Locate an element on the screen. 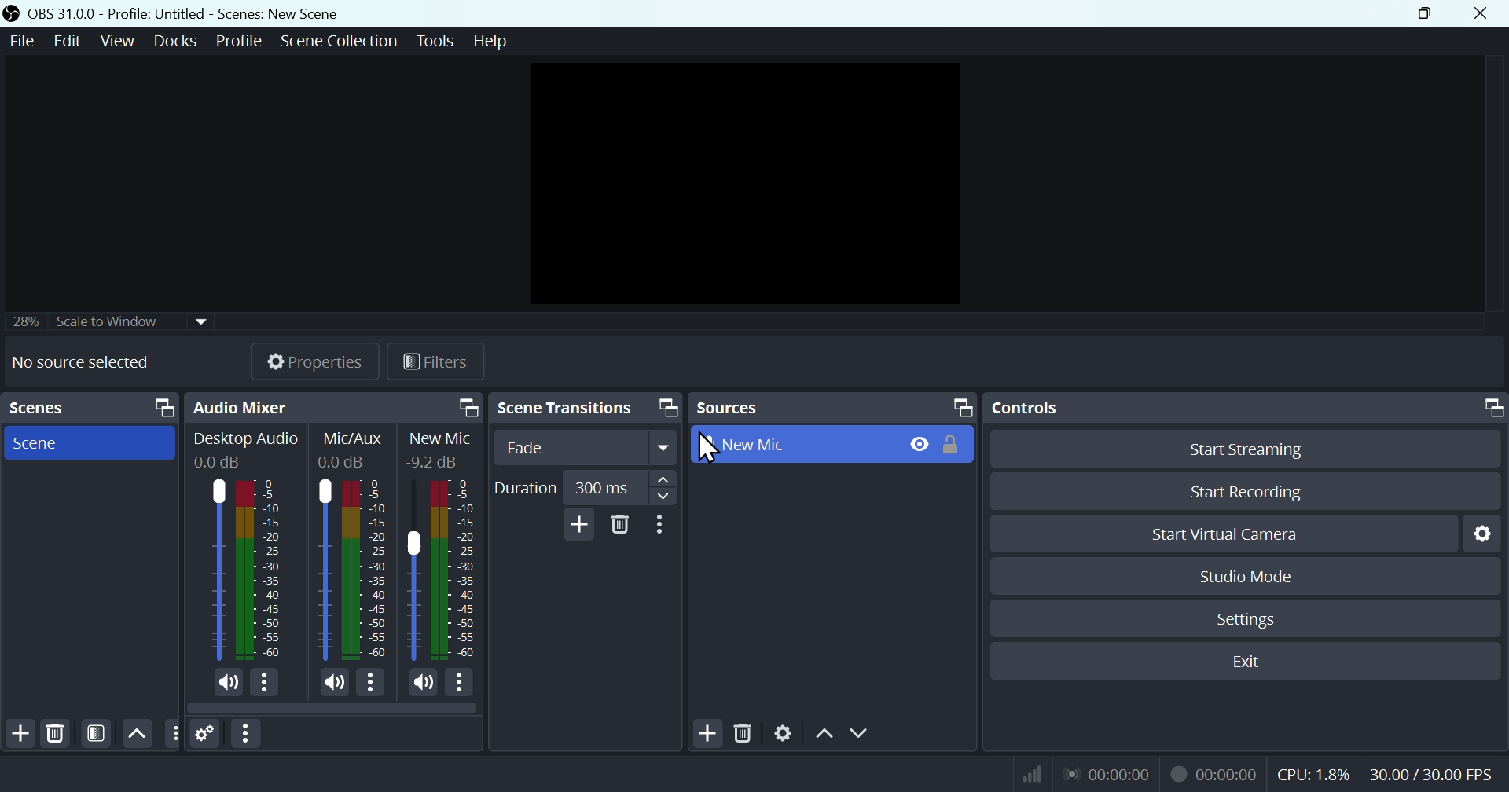 This screenshot has height=792, width=1509. (un)mute is located at coordinates (424, 684).